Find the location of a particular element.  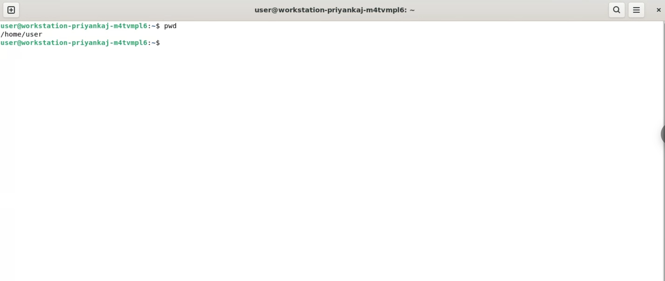

new tab is located at coordinates (11, 10).